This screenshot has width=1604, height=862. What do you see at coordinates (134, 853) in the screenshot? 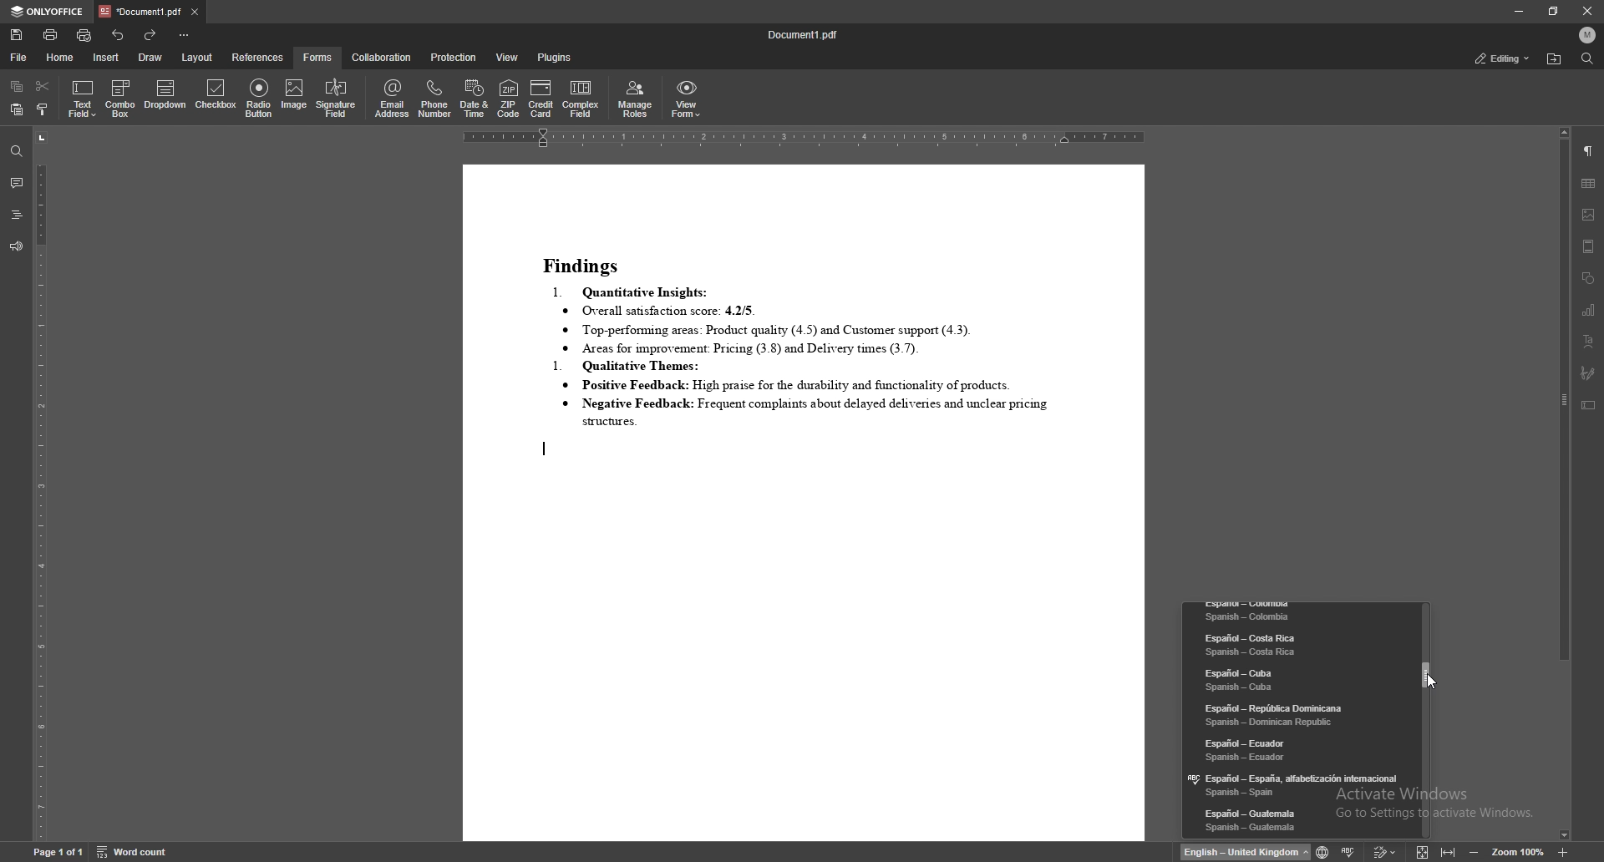
I see `word count` at bounding box center [134, 853].